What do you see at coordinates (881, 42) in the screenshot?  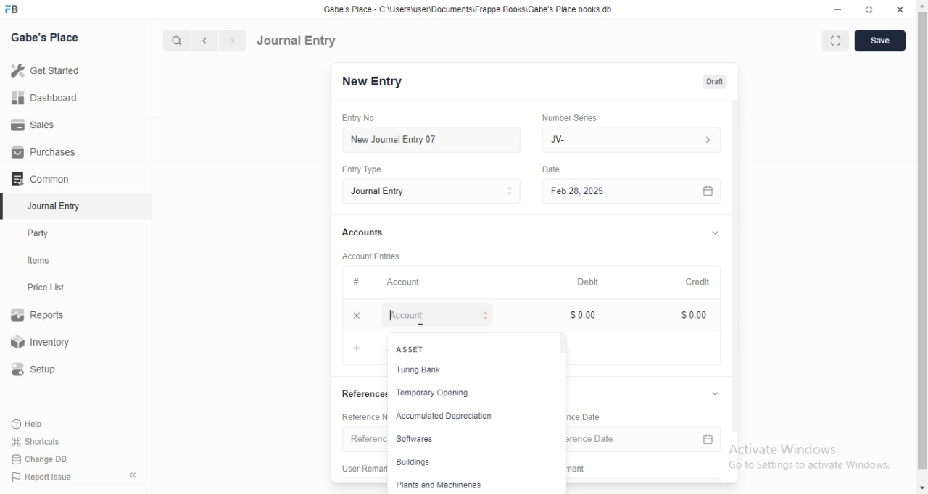 I see `save` at bounding box center [881, 42].